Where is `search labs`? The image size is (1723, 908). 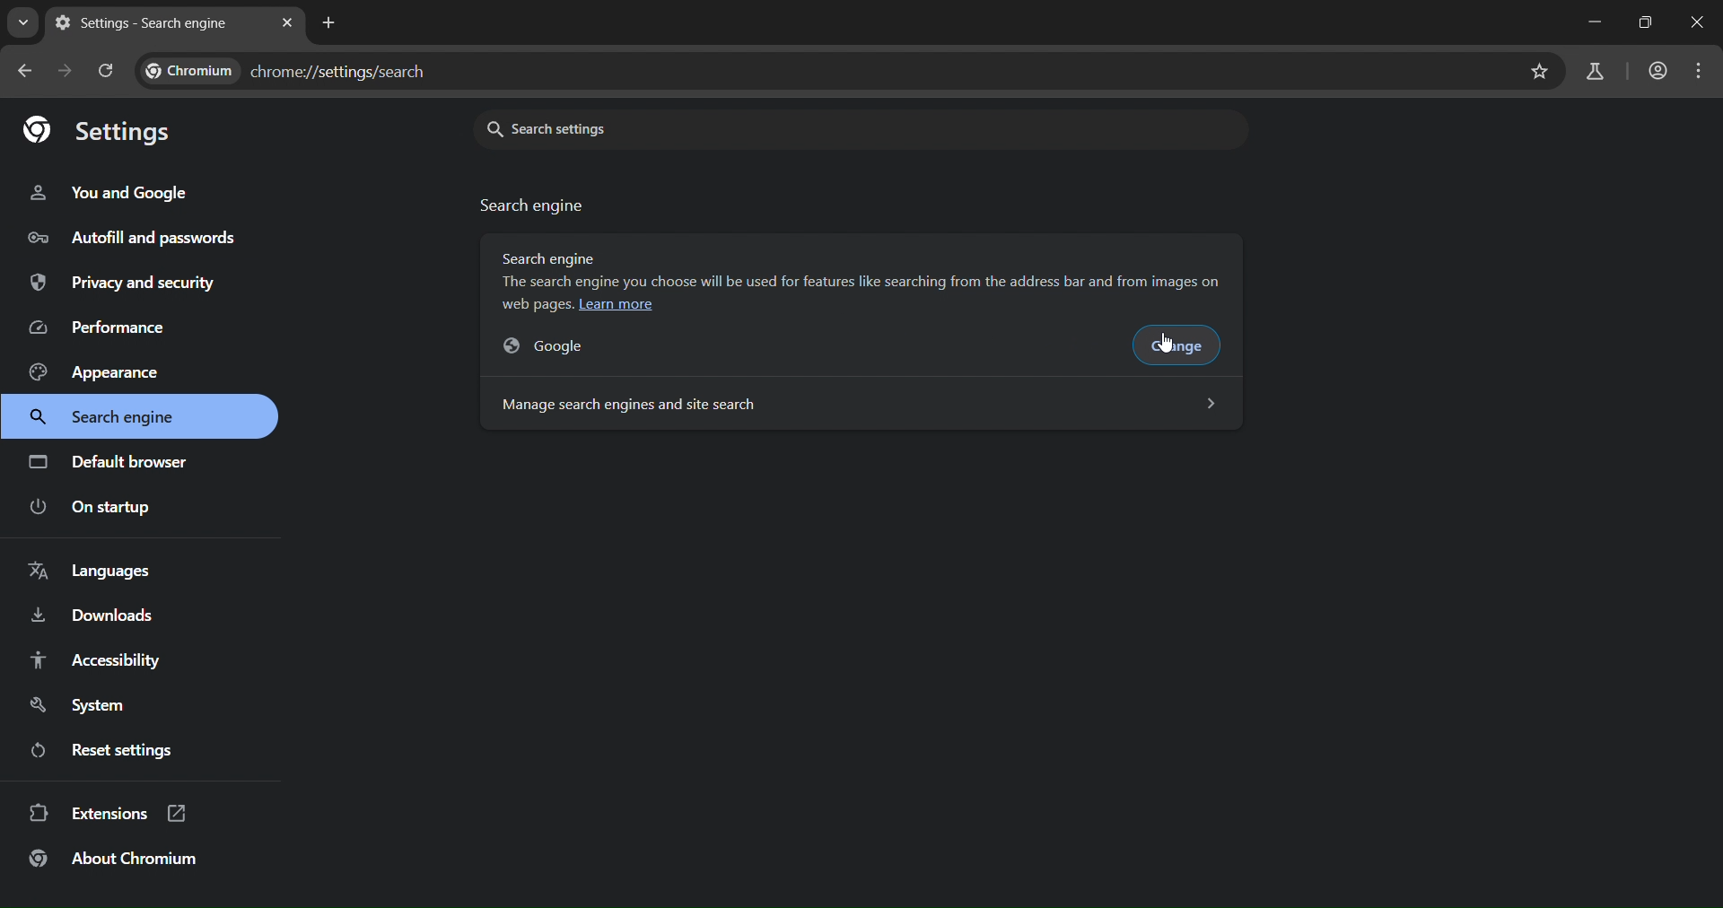 search labs is located at coordinates (1599, 72).